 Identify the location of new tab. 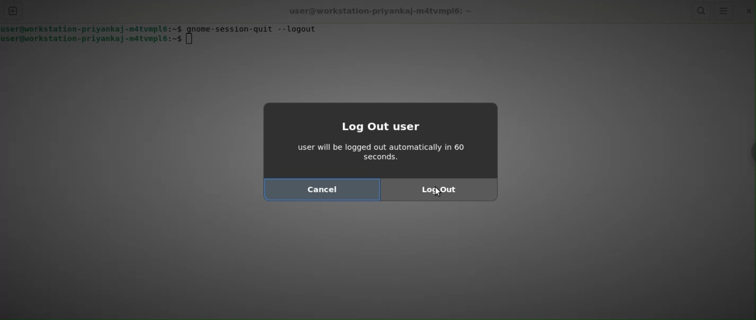
(13, 11).